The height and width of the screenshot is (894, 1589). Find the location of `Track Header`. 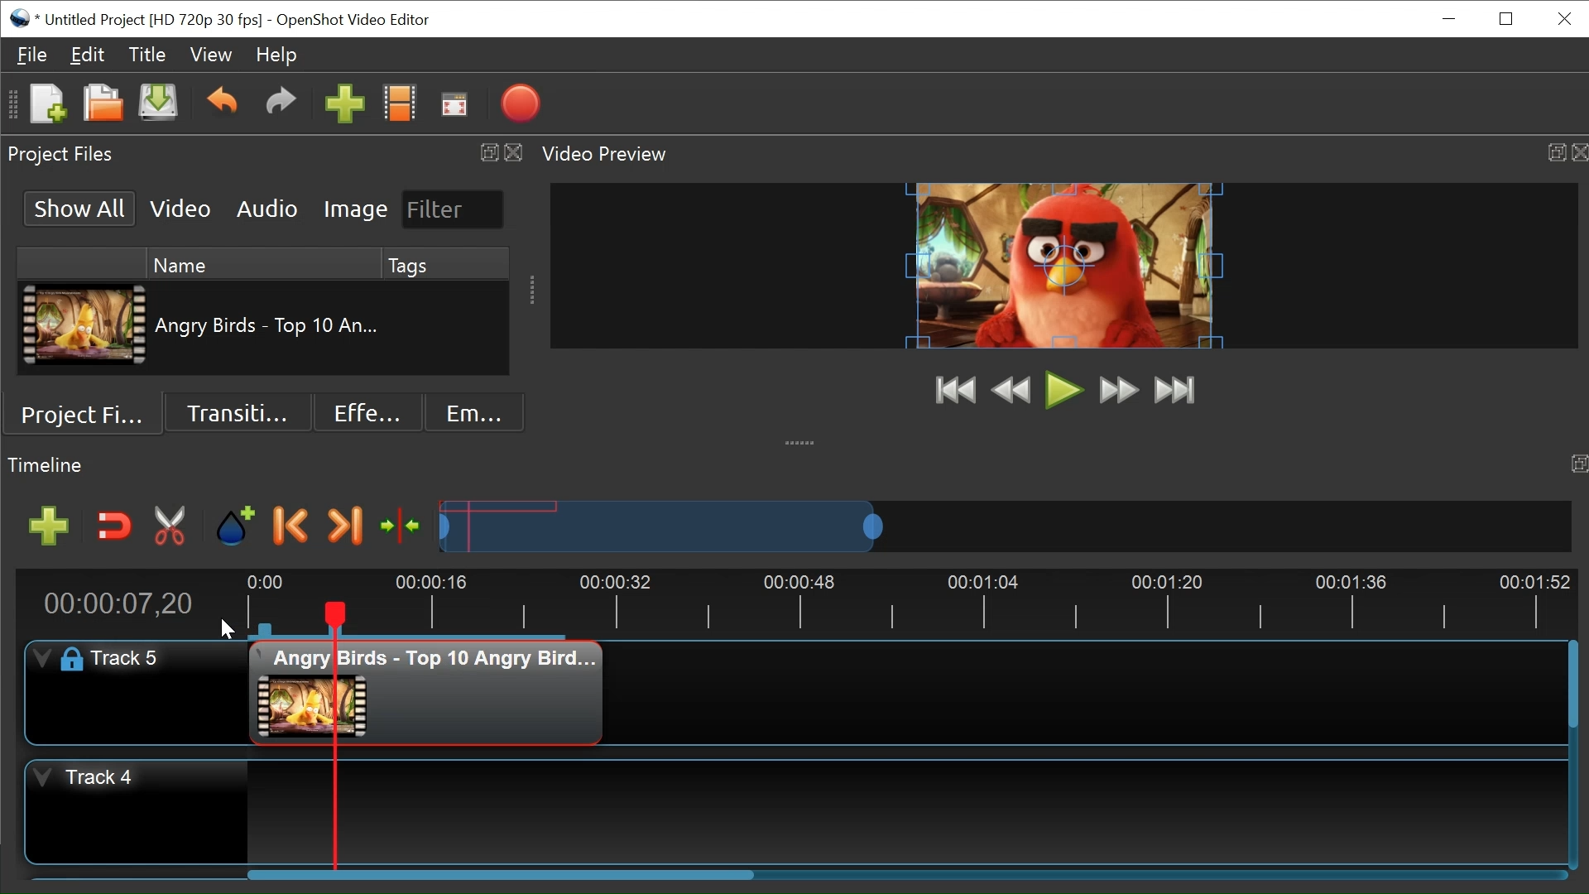

Track Header is located at coordinates (137, 812).